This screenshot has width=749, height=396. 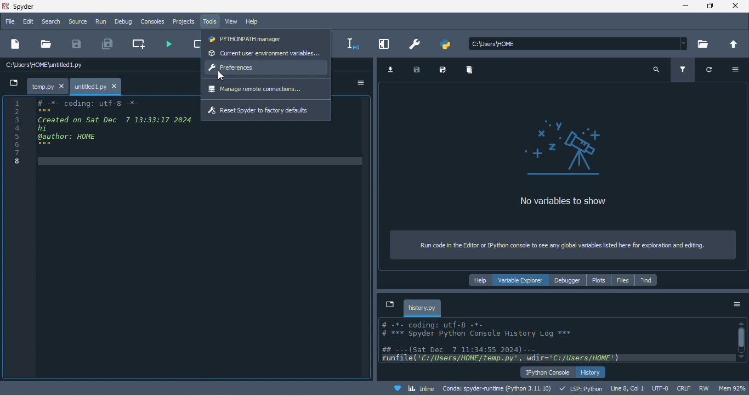 What do you see at coordinates (99, 131) in the screenshot?
I see `code in editor pane` at bounding box center [99, 131].